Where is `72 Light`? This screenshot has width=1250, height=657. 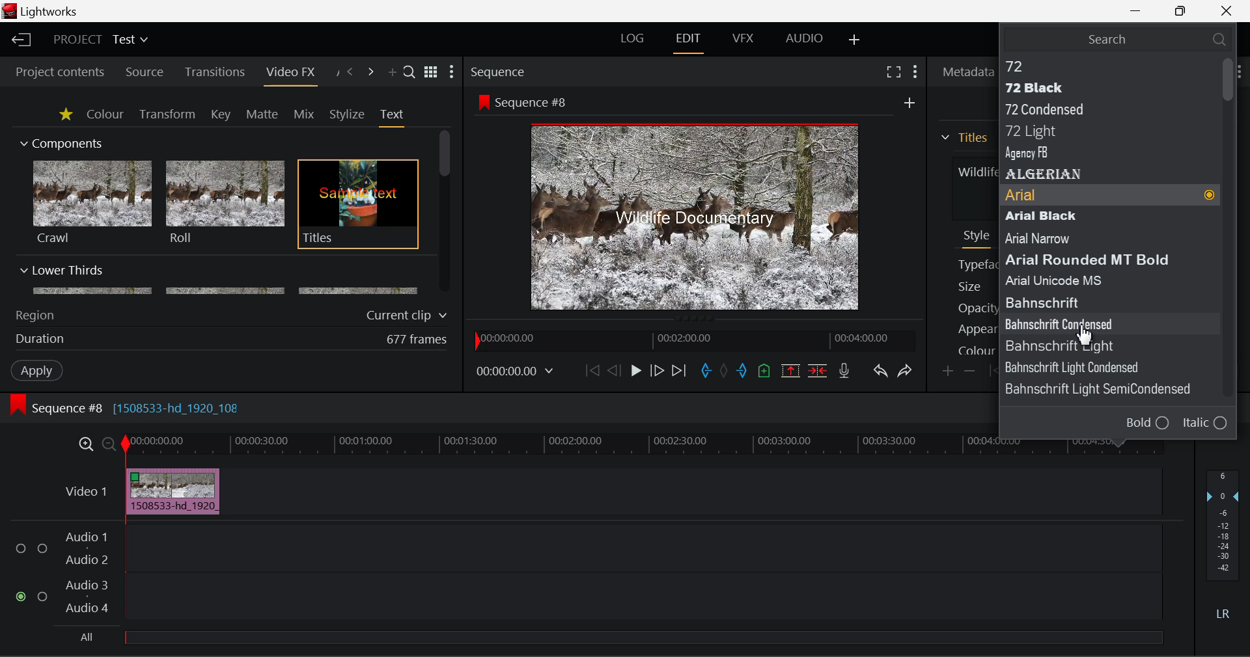
72 Light is located at coordinates (1096, 132).